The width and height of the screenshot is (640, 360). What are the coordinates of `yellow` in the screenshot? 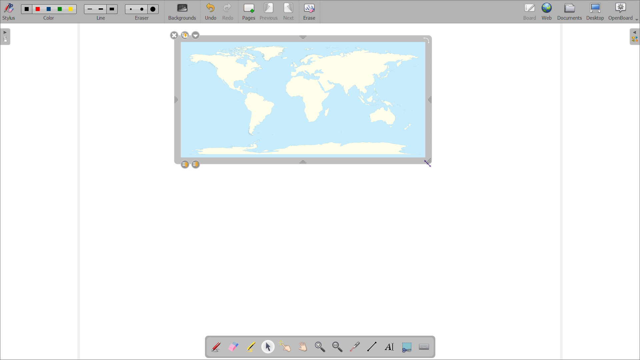 It's located at (71, 9).